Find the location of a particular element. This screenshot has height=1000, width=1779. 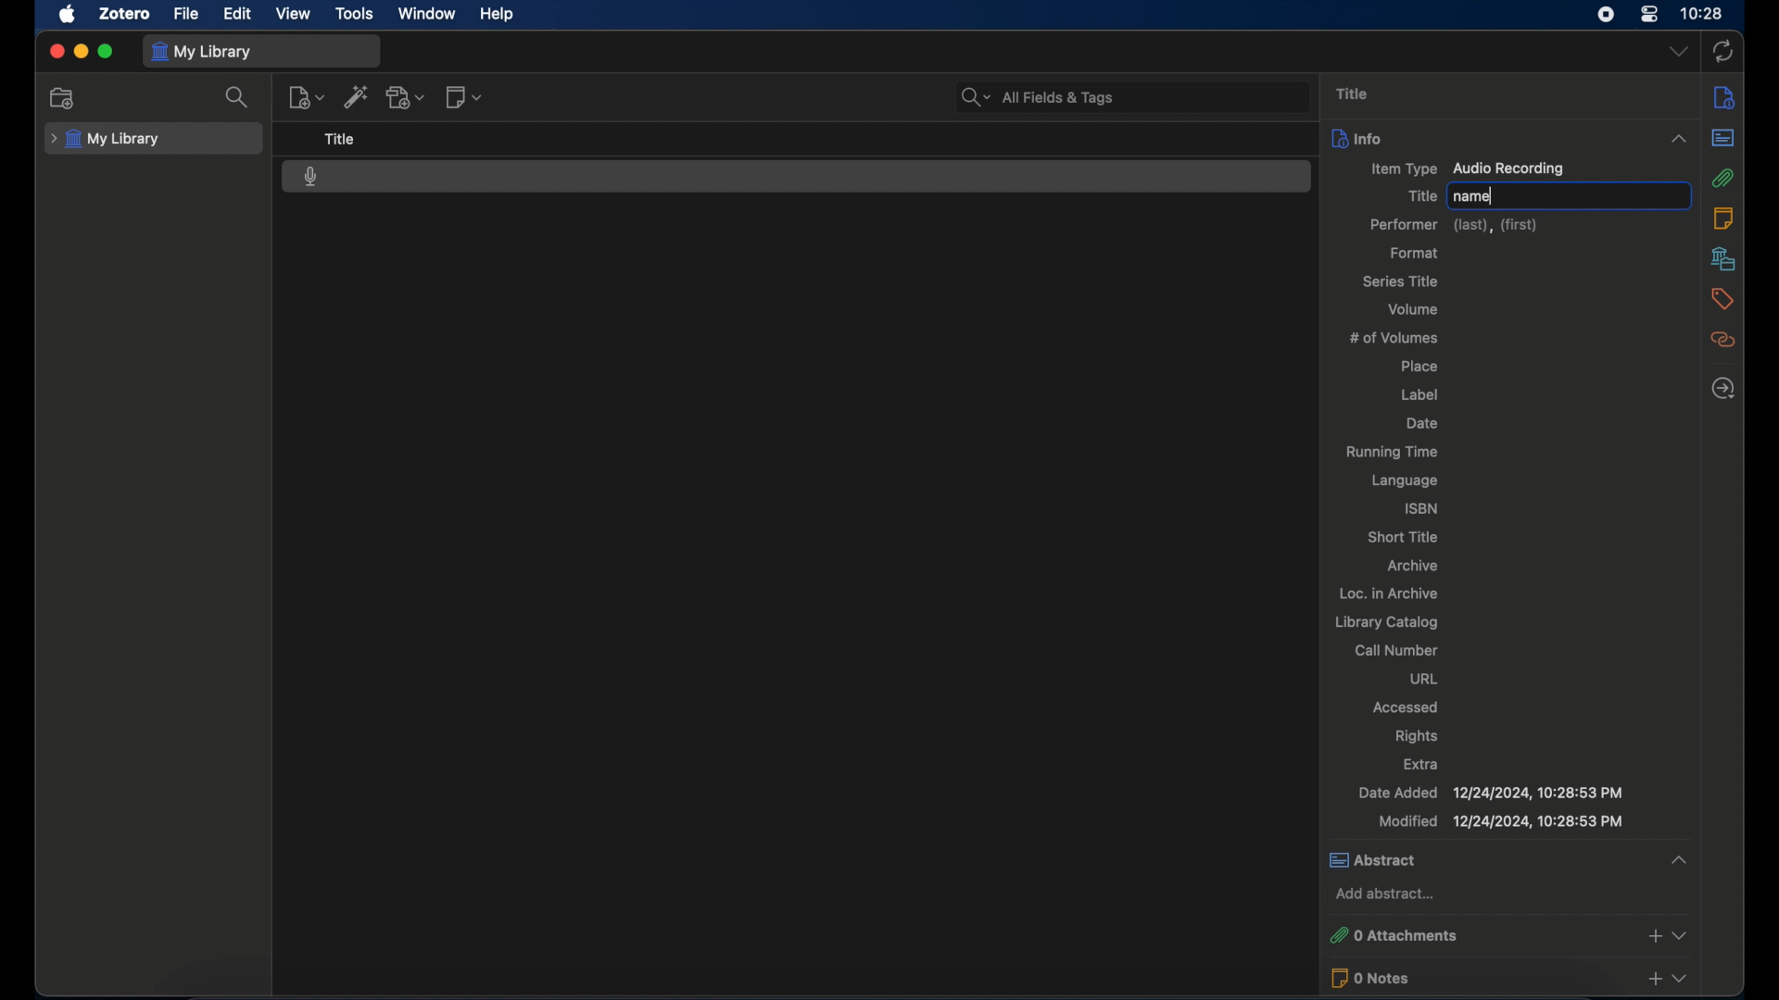

all number is located at coordinates (1397, 649).